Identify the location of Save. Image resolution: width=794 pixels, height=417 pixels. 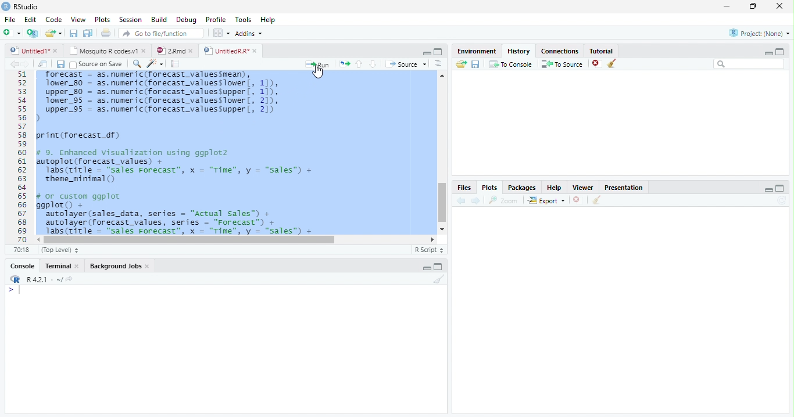
(73, 33).